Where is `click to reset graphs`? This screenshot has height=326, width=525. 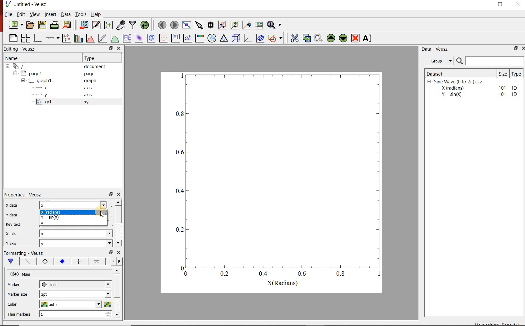 click to reset graphs is located at coordinates (259, 25).